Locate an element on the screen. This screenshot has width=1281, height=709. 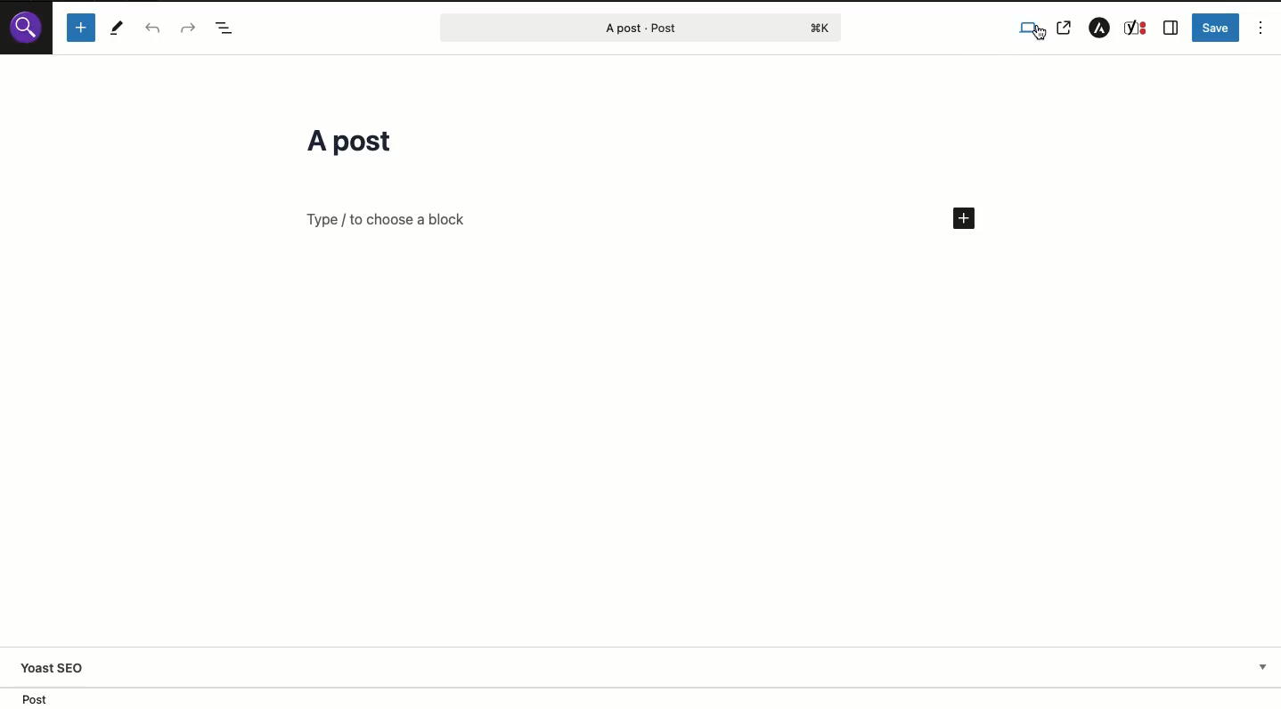
Tools is located at coordinates (116, 29).